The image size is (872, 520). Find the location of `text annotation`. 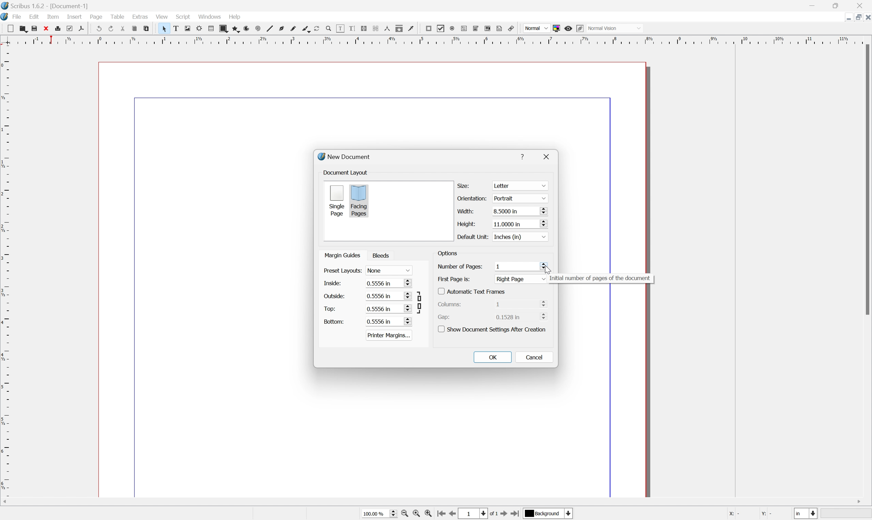

text annotation is located at coordinates (500, 28).